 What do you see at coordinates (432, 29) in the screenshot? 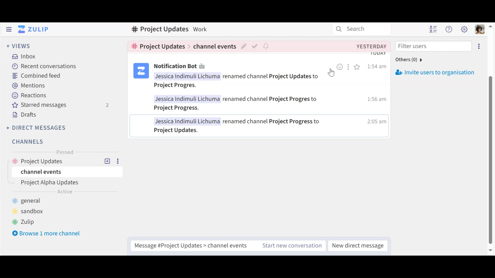
I see `Hide user list` at bounding box center [432, 29].